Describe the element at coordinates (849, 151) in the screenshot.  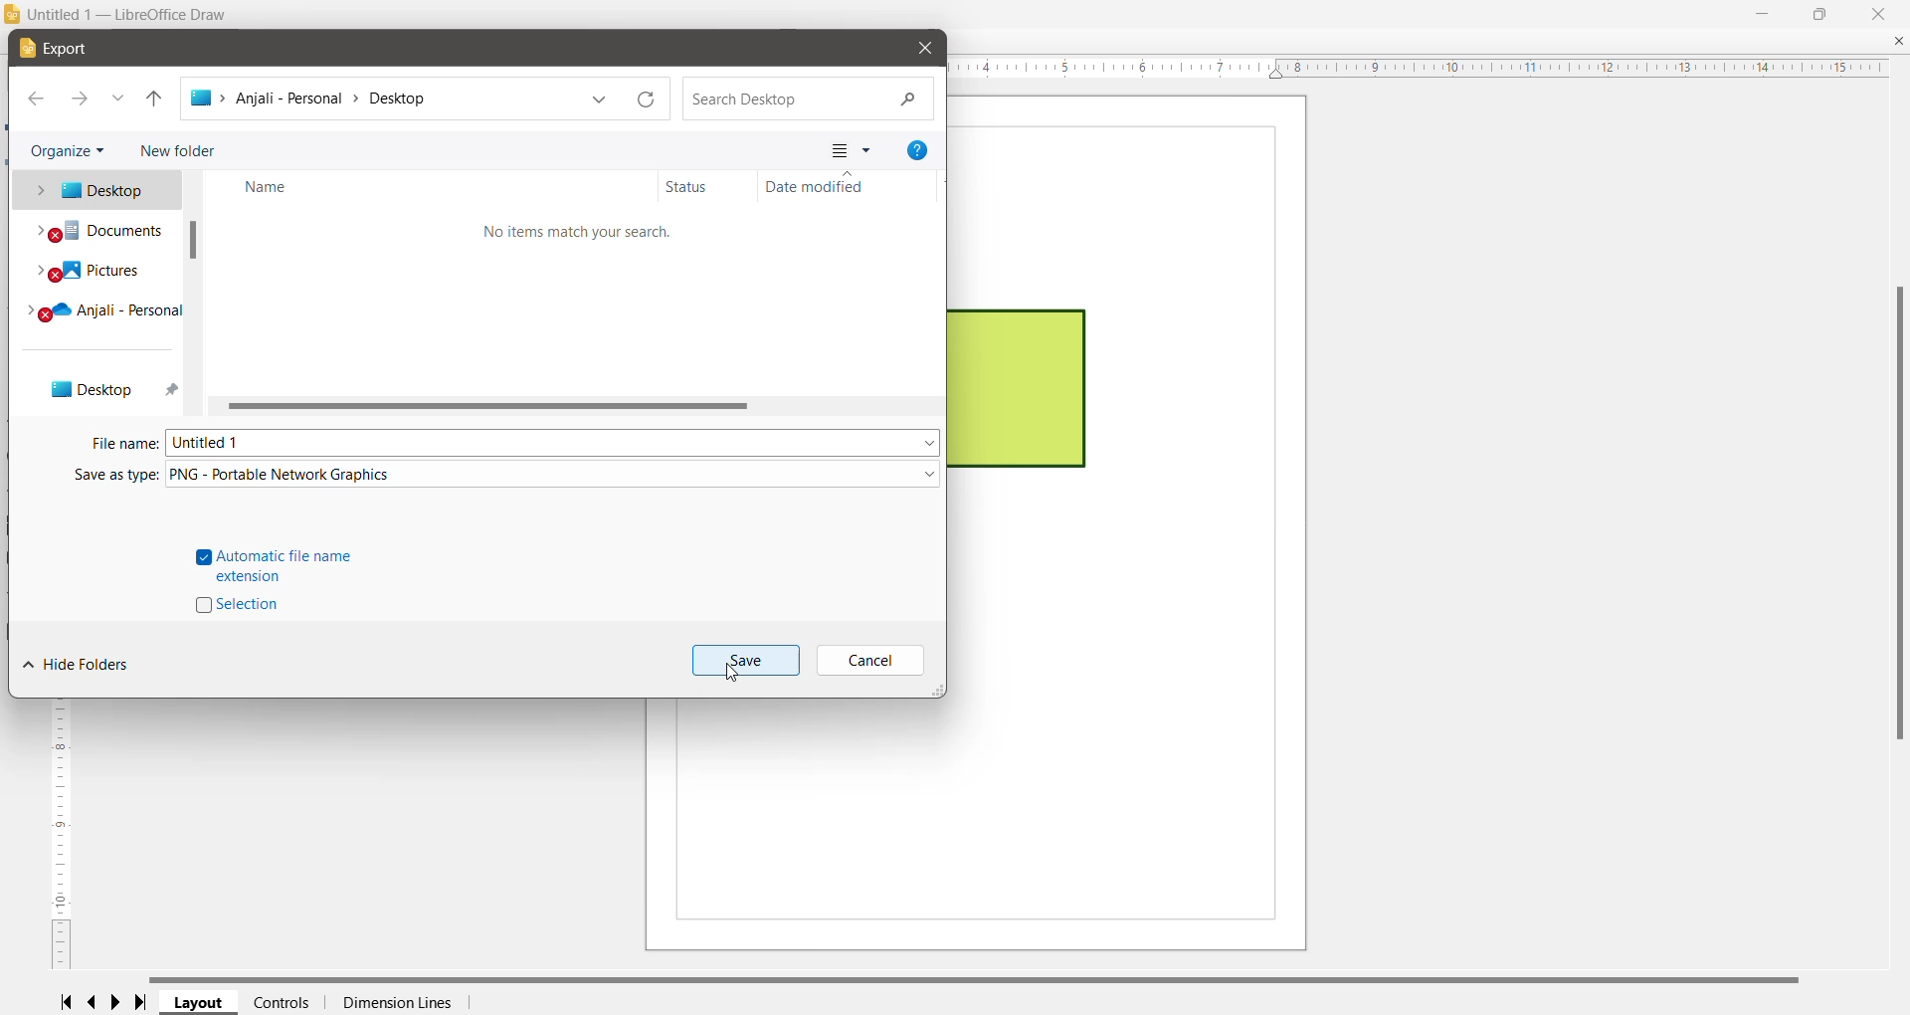
I see `Change your view` at that location.